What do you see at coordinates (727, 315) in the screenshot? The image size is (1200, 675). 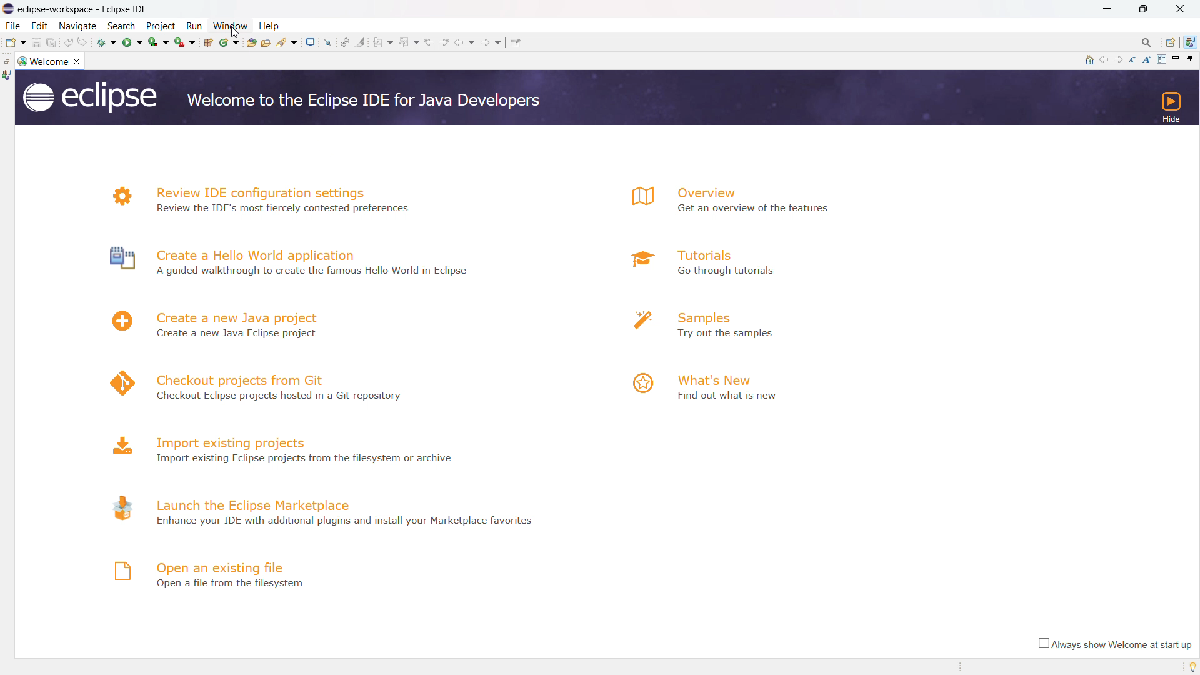 I see `samples` at bounding box center [727, 315].